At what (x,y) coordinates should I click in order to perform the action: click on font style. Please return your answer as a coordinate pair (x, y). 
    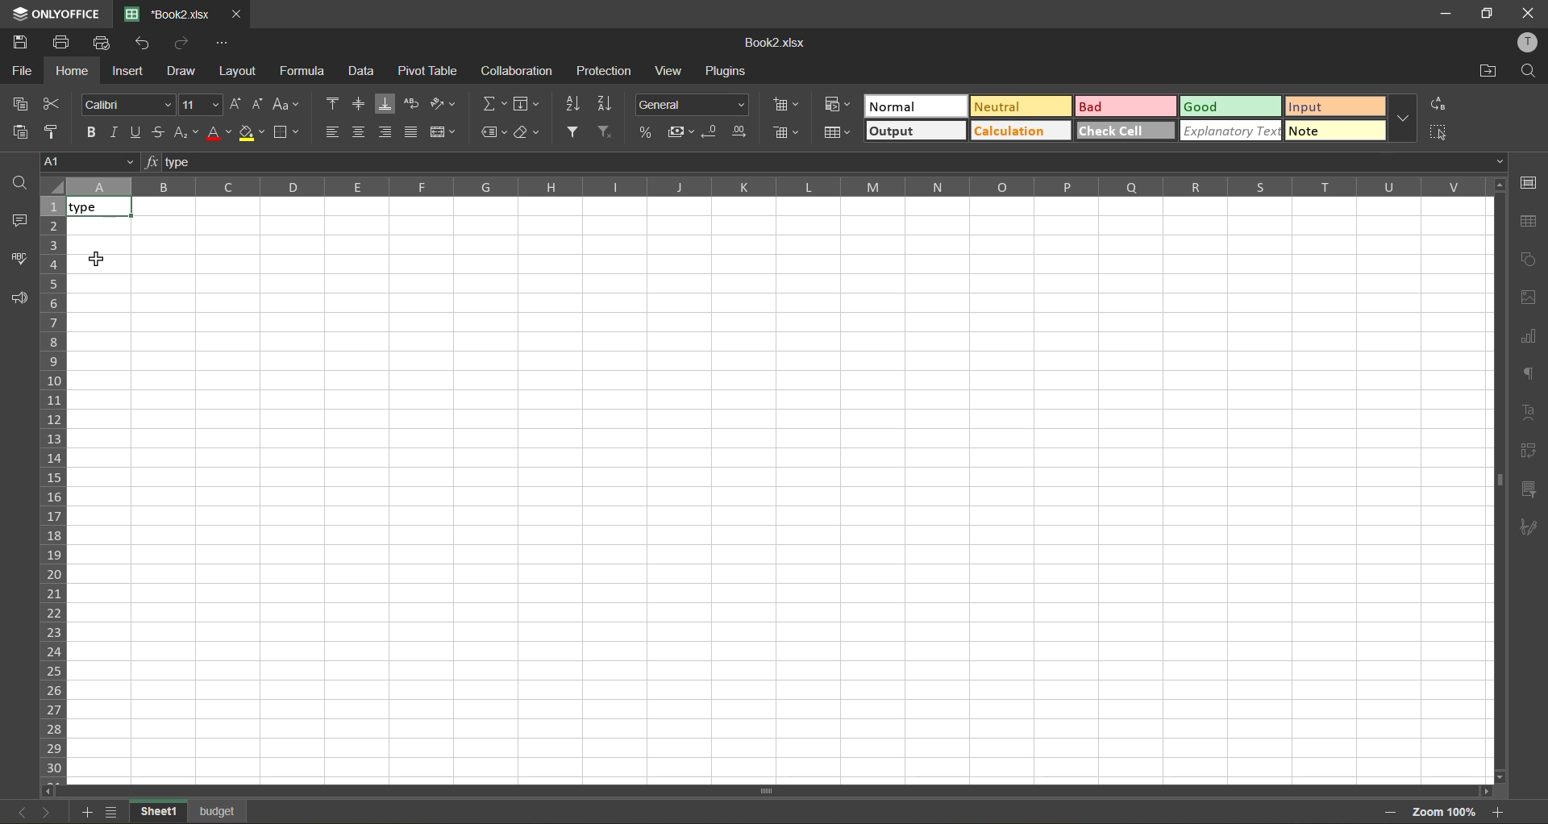
    Looking at the image, I should click on (126, 104).